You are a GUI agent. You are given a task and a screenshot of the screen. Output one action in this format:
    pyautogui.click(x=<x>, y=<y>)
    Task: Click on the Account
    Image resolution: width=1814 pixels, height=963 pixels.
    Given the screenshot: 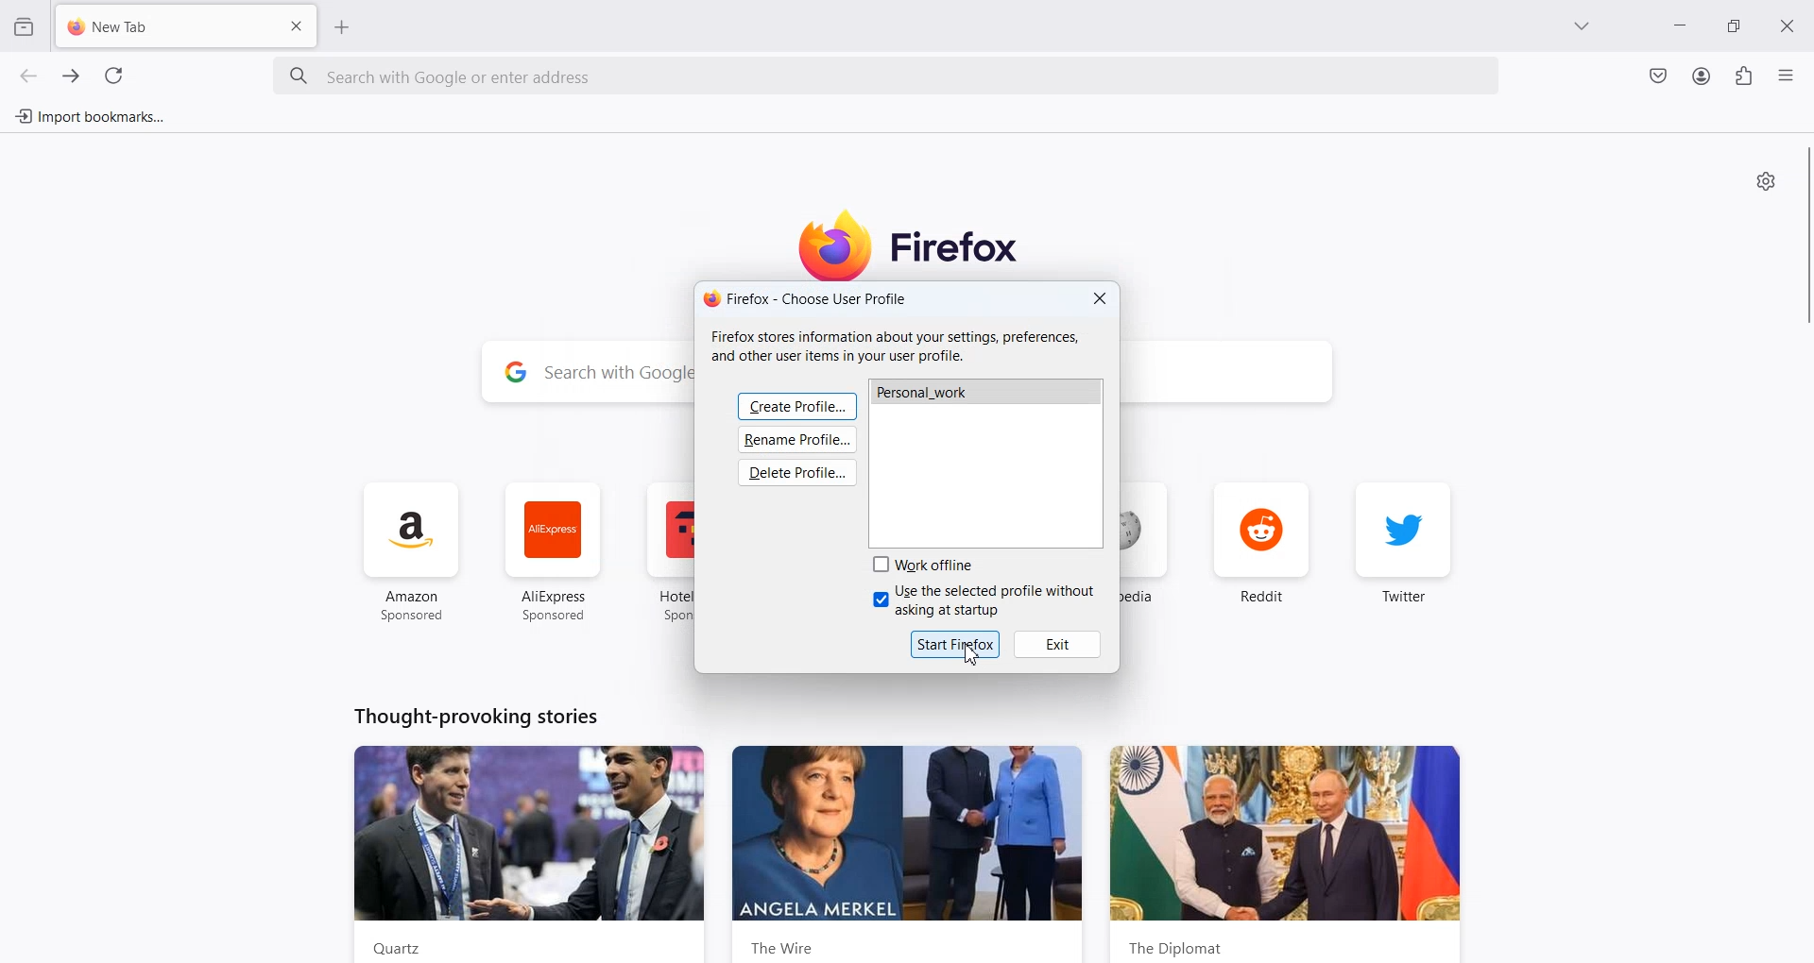 What is the action you would take?
    pyautogui.click(x=1702, y=76)
    